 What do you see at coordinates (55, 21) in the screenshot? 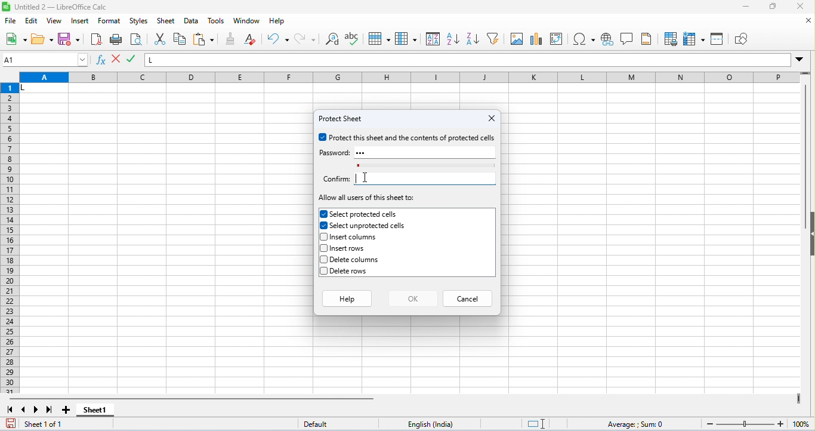
I see `view` at bounding box center [55, 21].